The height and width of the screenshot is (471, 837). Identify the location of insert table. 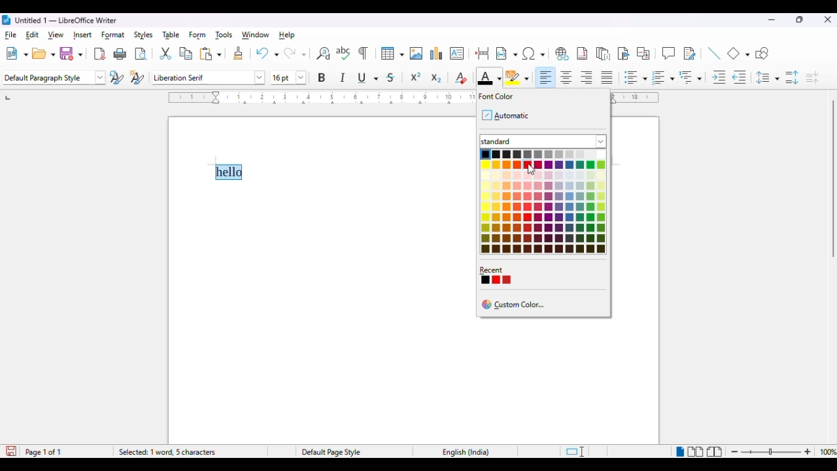
(392, 54).